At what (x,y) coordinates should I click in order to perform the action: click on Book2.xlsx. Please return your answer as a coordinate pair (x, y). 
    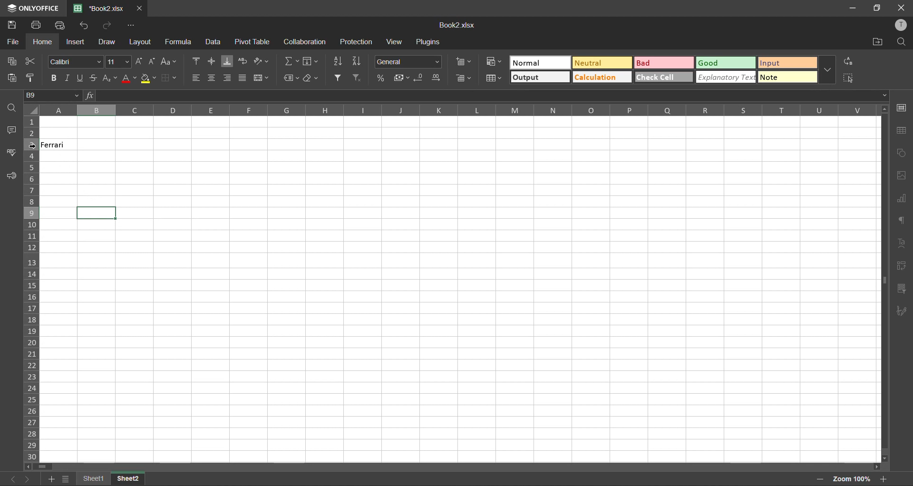
    Looking at the image, I should click on (461, 25).